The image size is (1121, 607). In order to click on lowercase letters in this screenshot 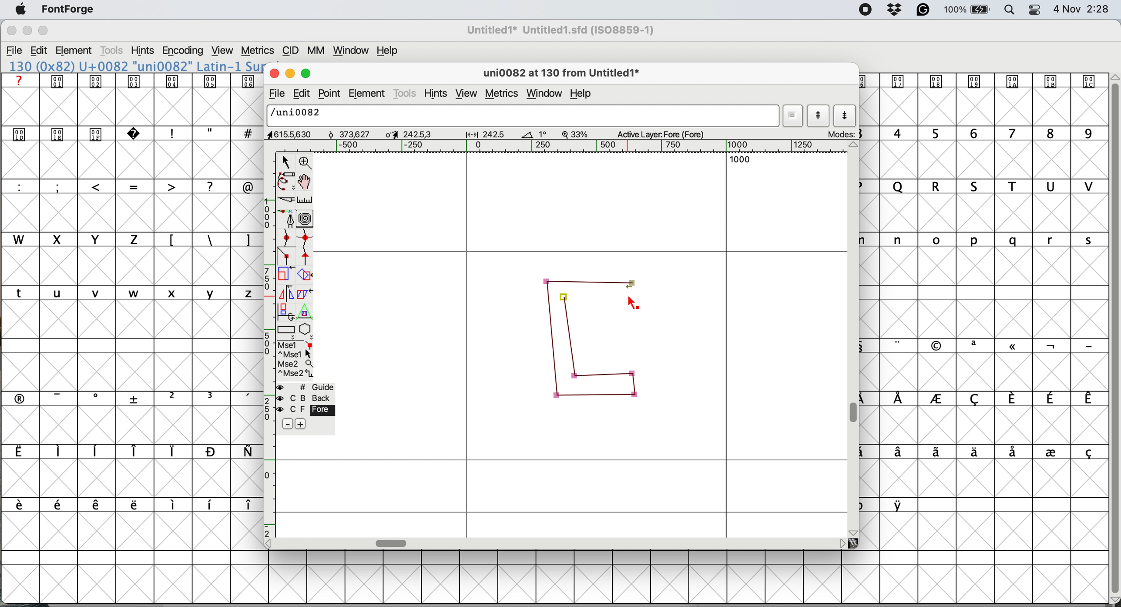, I will do `click(991, 240)`.